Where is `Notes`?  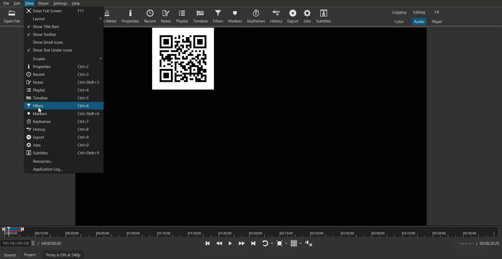
Notes is located at coordinates (166, 16).